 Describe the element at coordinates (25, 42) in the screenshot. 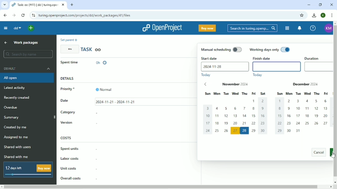

I see `Work packages` at that location.